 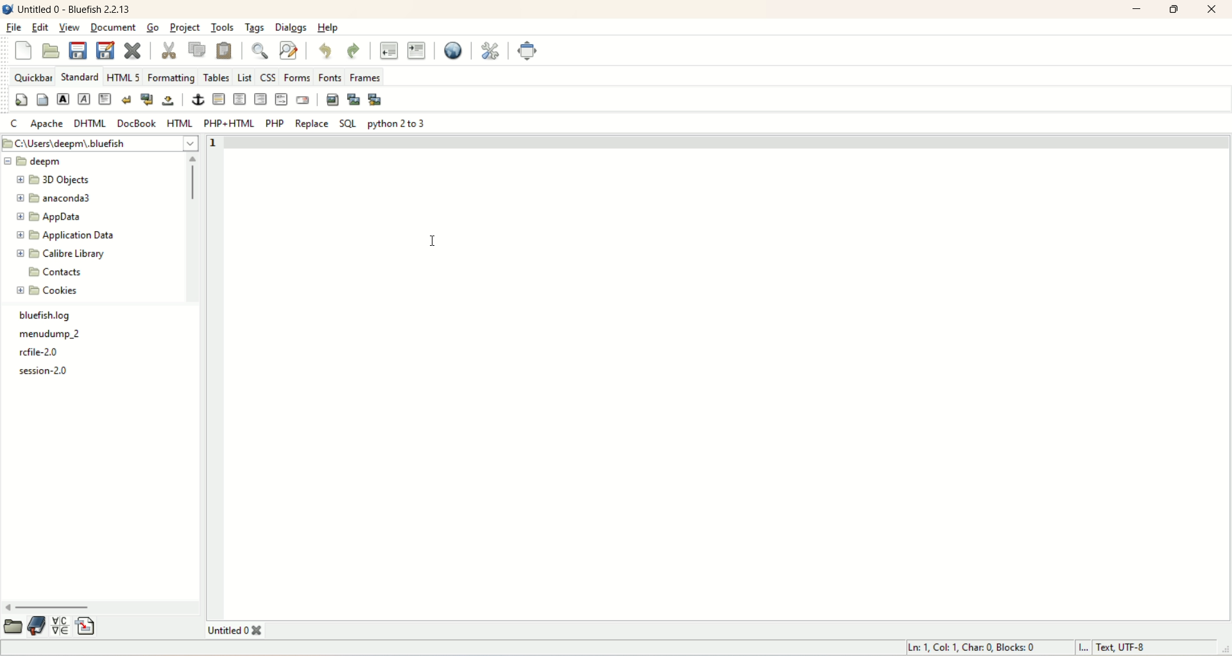 What do you see at coordinates (260, 100) in the screenshot?
I see `right justify` at bounding box center [260, 100].